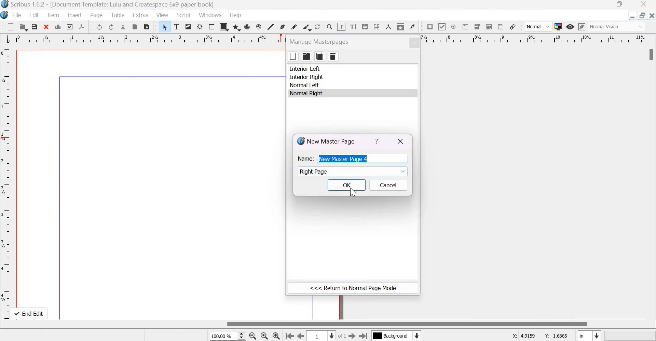  Describe the element at coordinates (524, 336) in the screenshot. I see `X coordinates` at that location.